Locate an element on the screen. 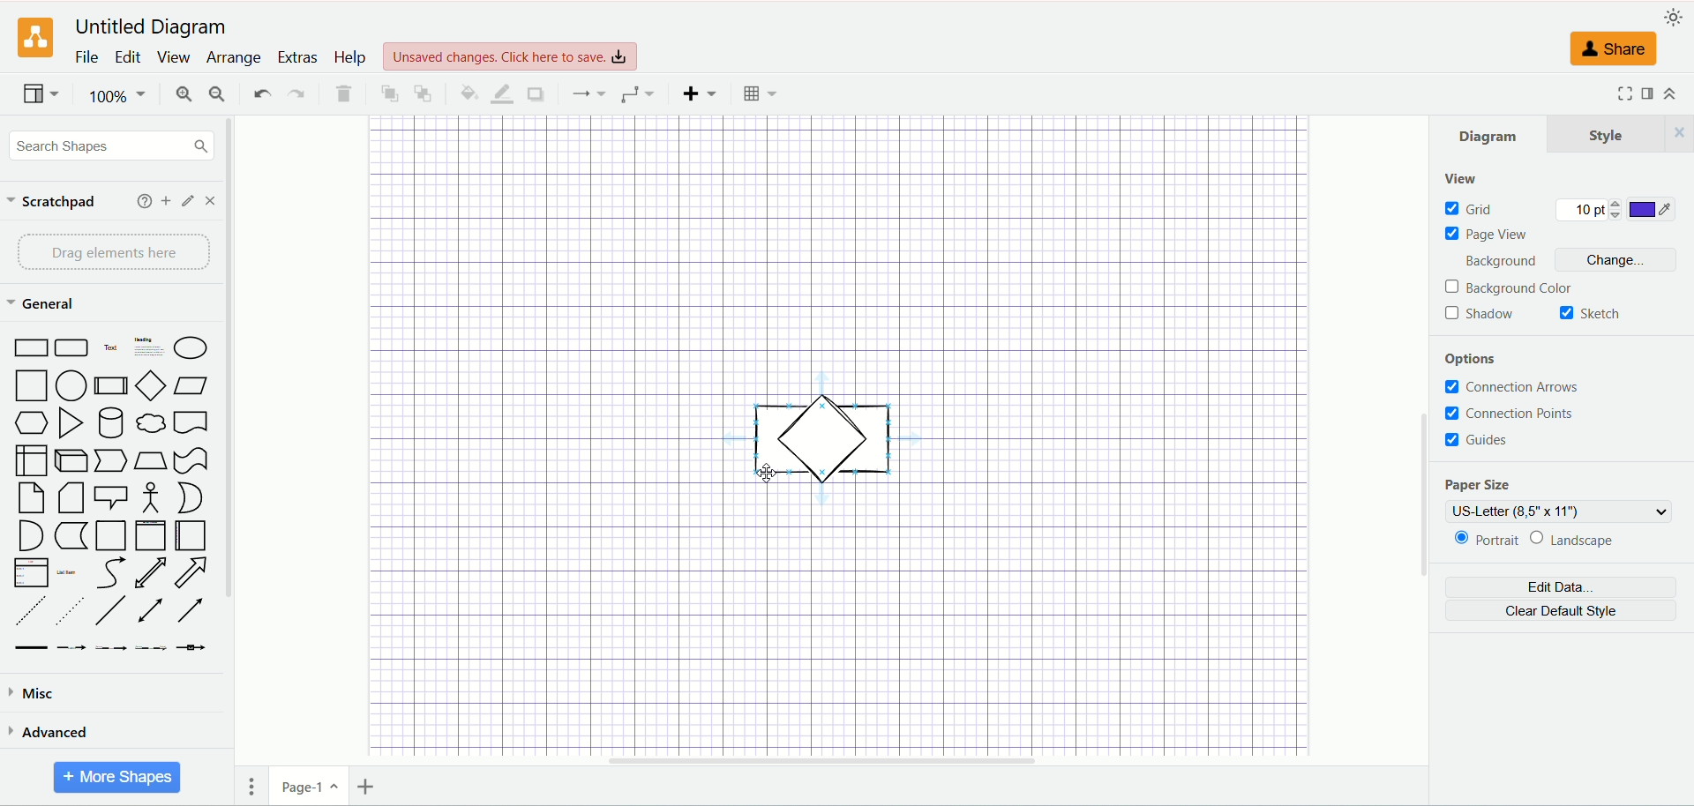 The image size is (1694, 806). view is located at coordinates (1458, 176).